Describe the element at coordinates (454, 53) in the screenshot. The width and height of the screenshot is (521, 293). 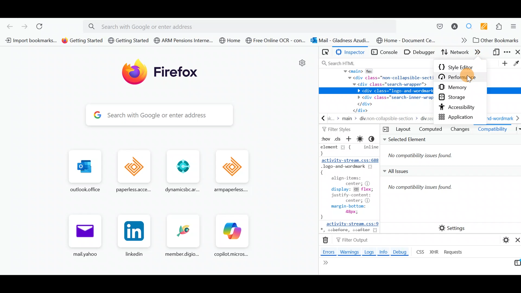
I see `Network` at that location.